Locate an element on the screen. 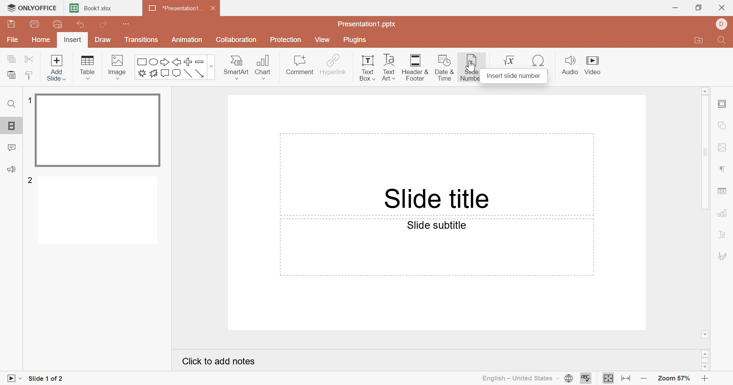 The image size is (733, 385). Hyperlink is located at coordinates (333, 65).